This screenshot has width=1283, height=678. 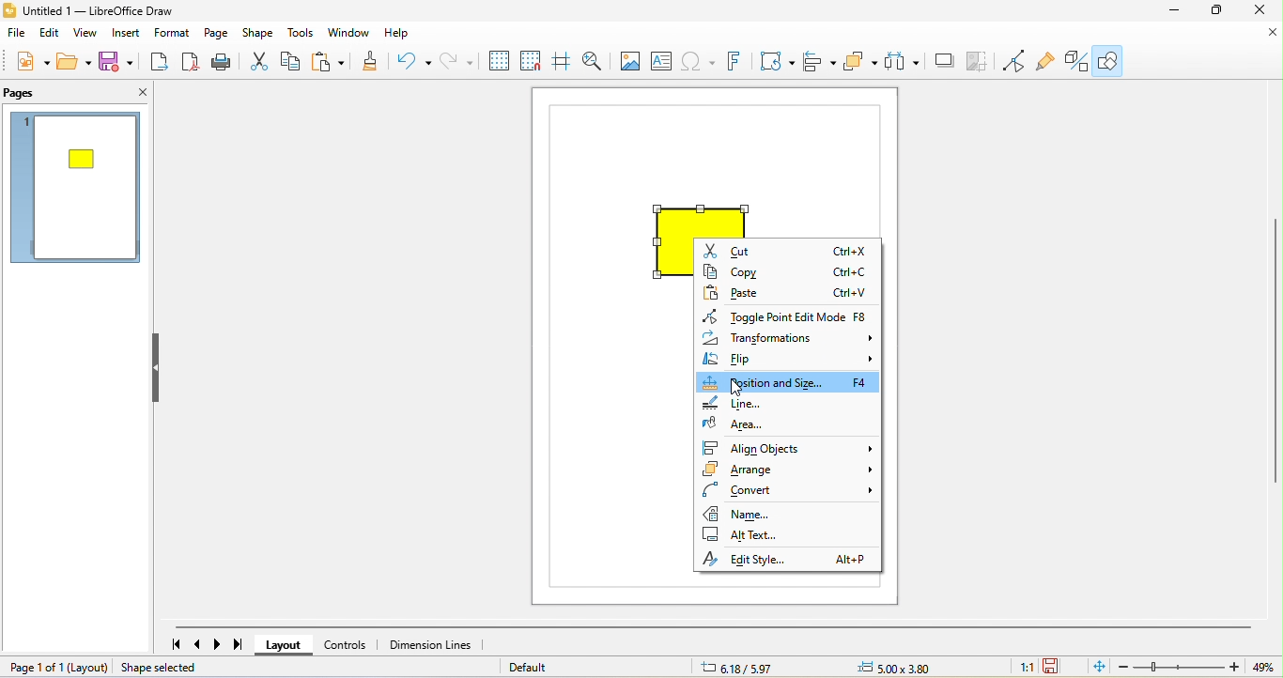 What do you see at coordinates (24, 94) in the screenshot?
I see `pags` at bounding box center [24, 94].